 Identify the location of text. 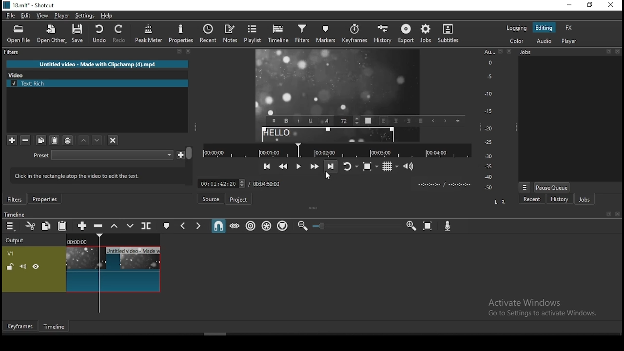
(328, 135).